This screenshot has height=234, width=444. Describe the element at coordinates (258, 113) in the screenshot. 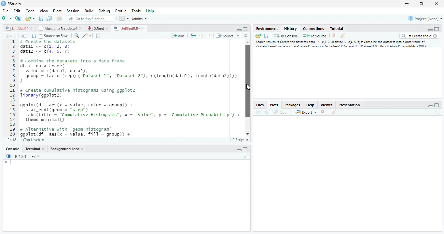

I see `back` at that location.